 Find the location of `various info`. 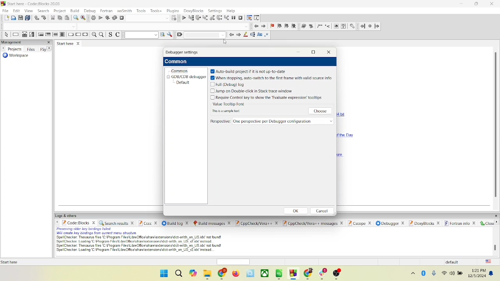

various info is located at coordinates (257, 18).